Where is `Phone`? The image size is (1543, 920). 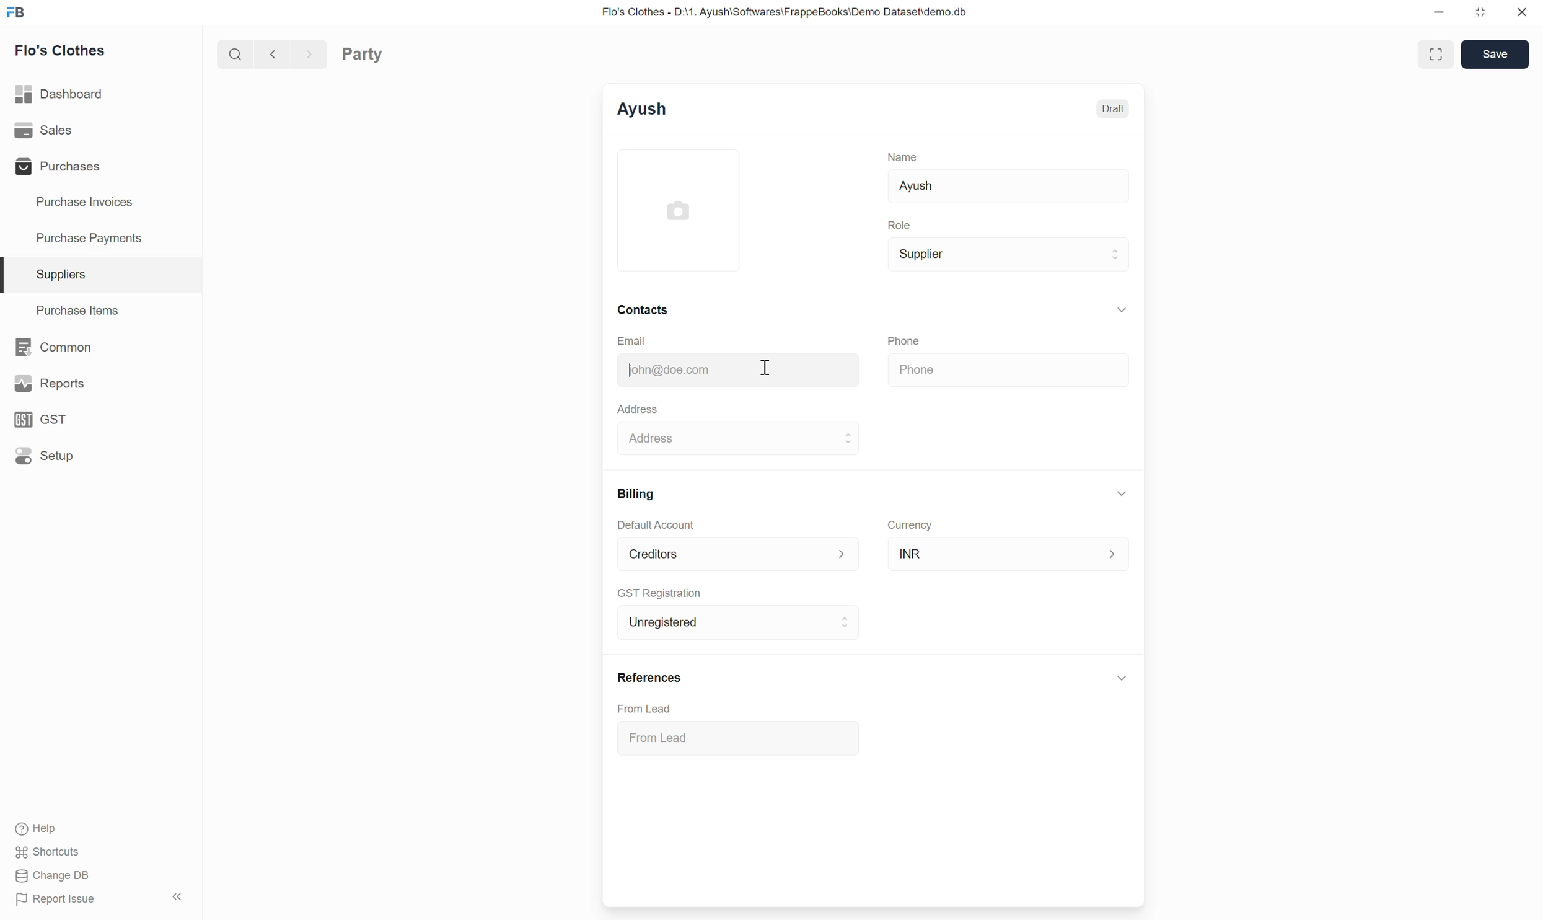
Phone is located at coordinates (1008, 370).